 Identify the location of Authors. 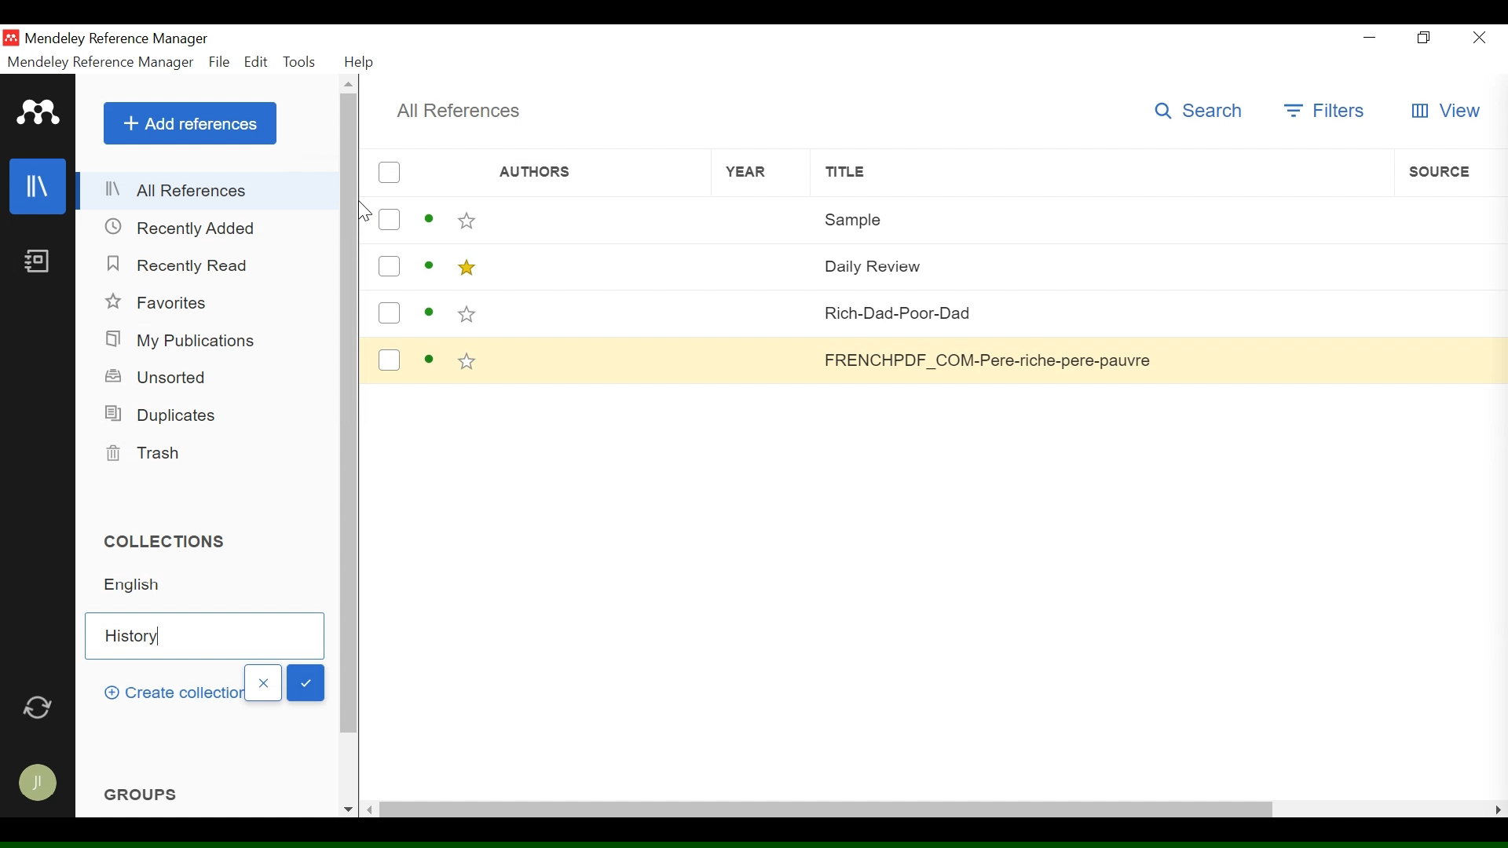
(596, 316).